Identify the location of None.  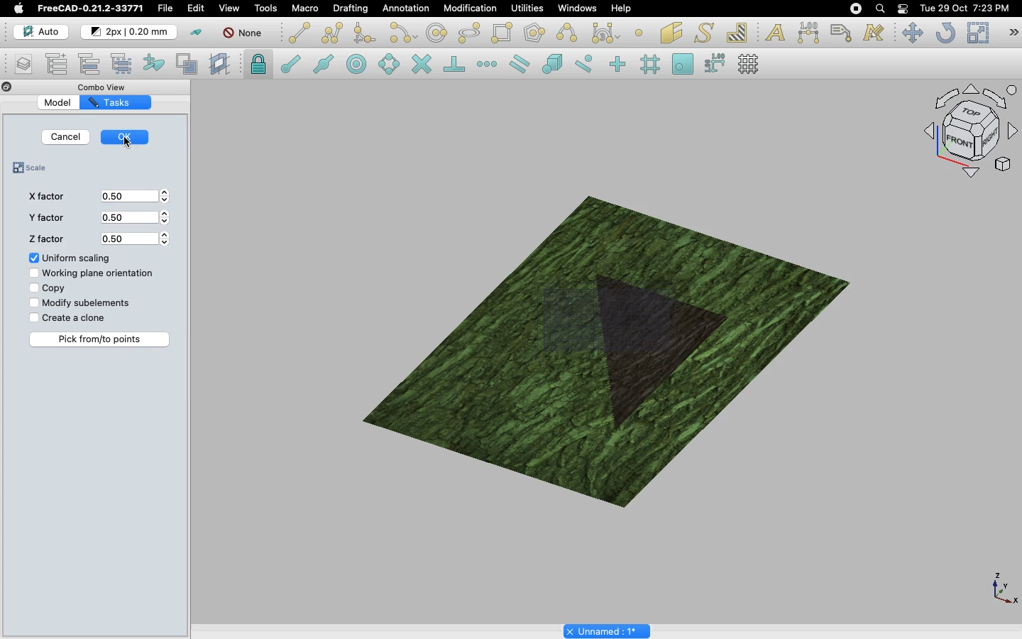
(242, 34).